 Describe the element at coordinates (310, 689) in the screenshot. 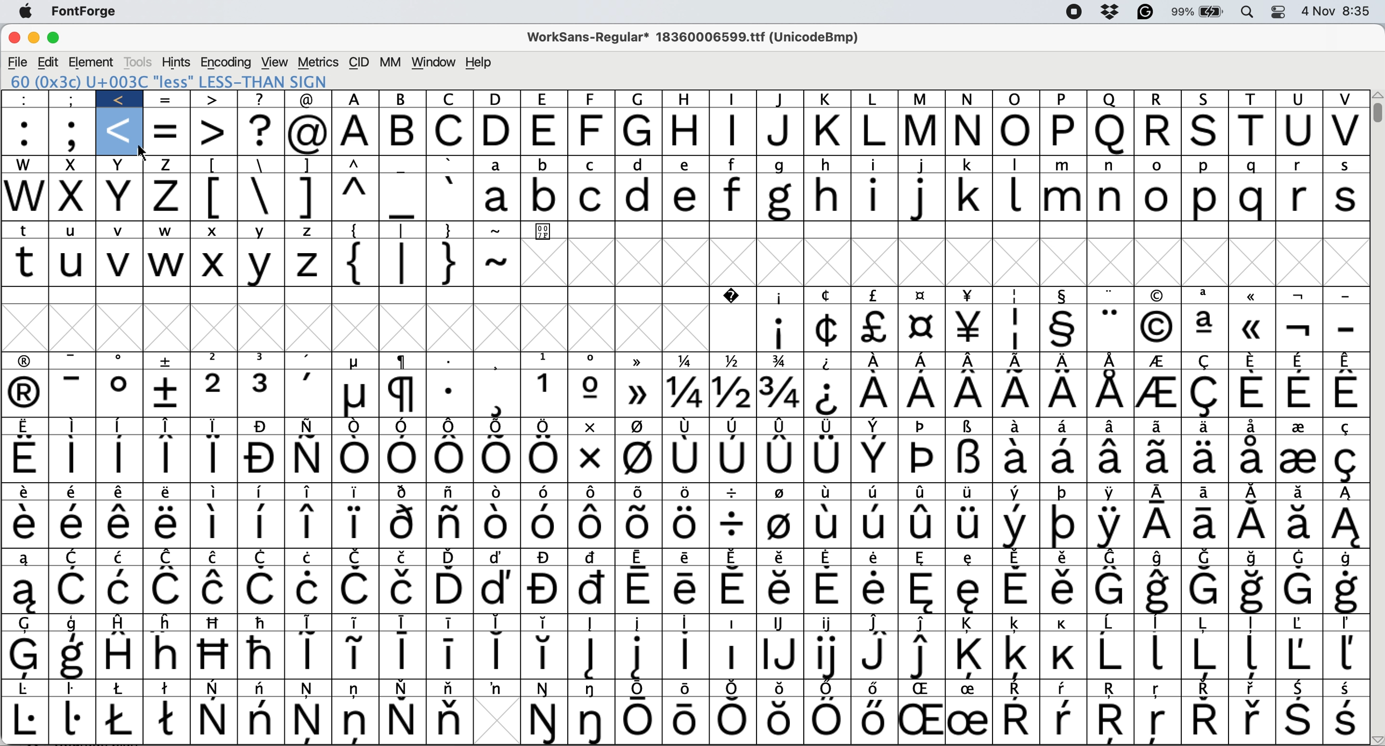

I see `Symbol` at that location.